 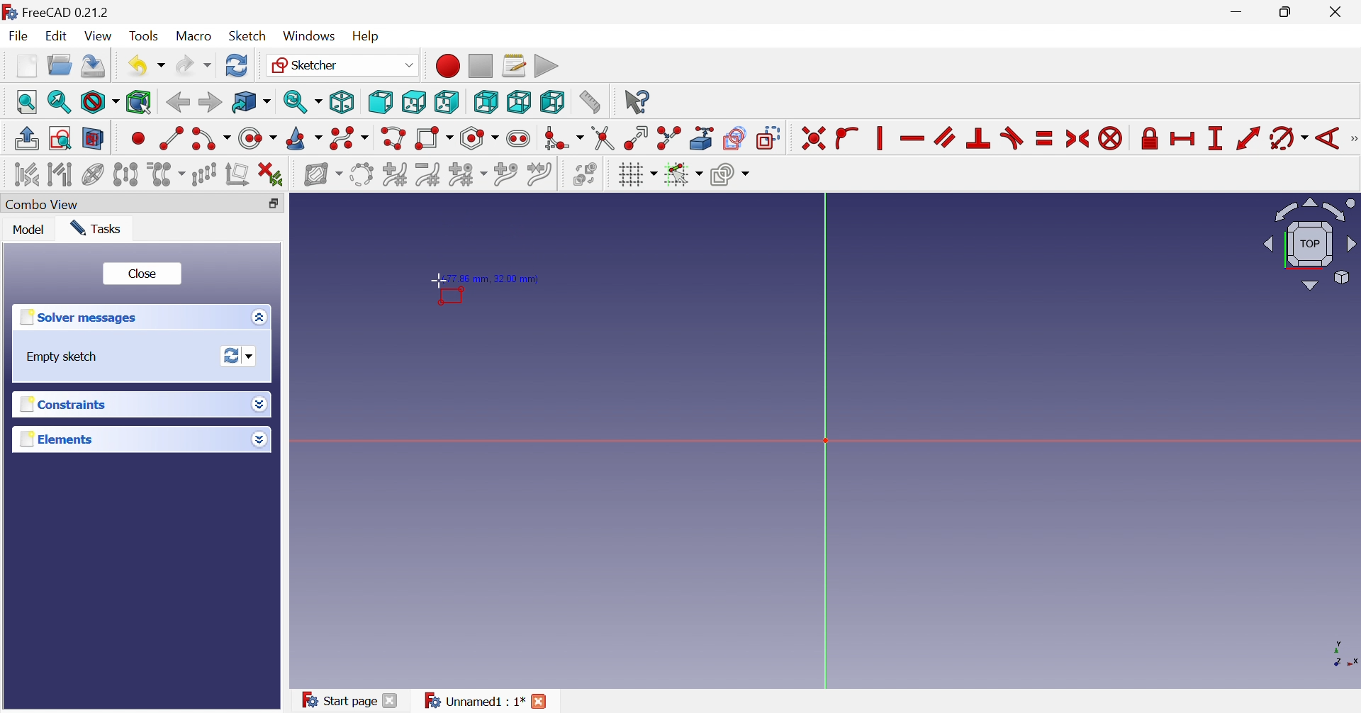 I want to click on Create conic, so click(x=305, y=140).